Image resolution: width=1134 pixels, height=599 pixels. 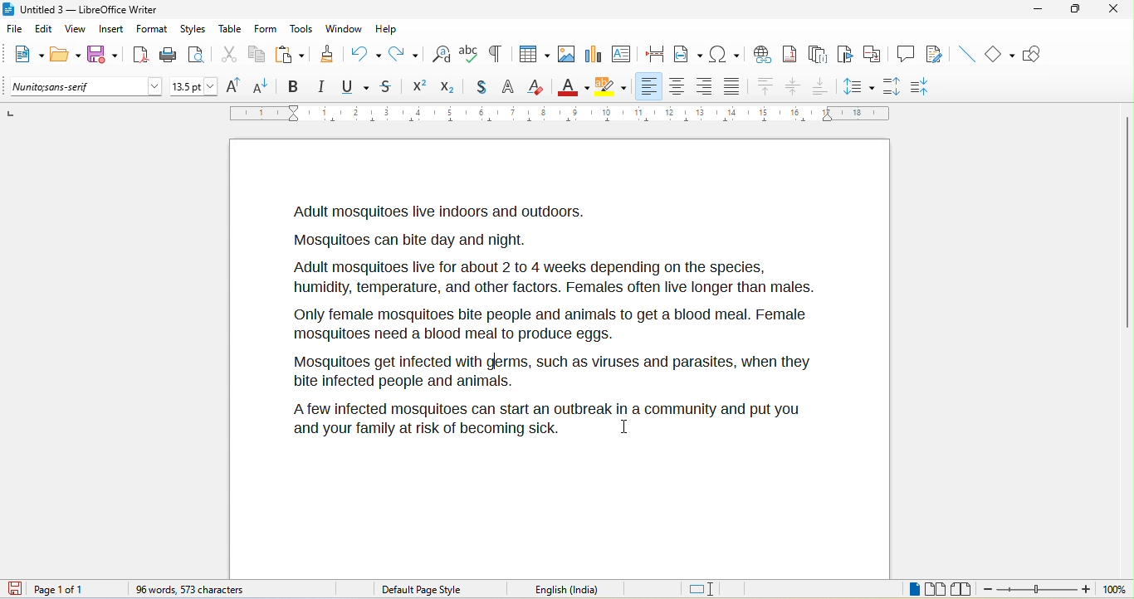 What do you see at coordinates (725, 54) in the screenshot?
I see `special character` at bounding box center [725, 54].